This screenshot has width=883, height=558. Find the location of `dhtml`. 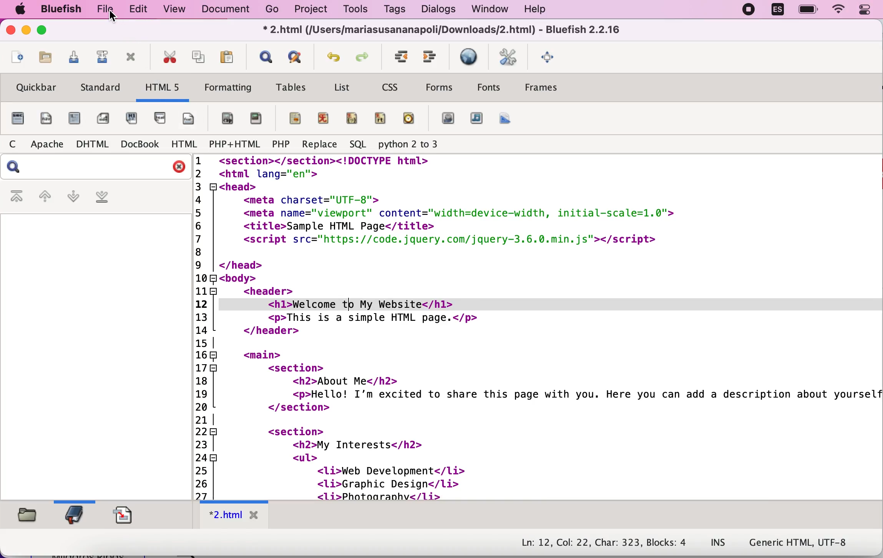

dhtml is located at coordinates (90, 144).